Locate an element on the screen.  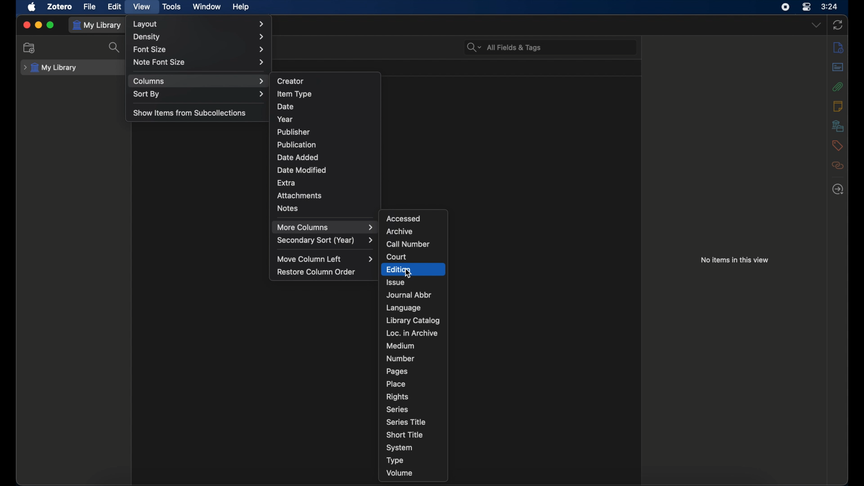
abstract is located at coordinates (838, 67).